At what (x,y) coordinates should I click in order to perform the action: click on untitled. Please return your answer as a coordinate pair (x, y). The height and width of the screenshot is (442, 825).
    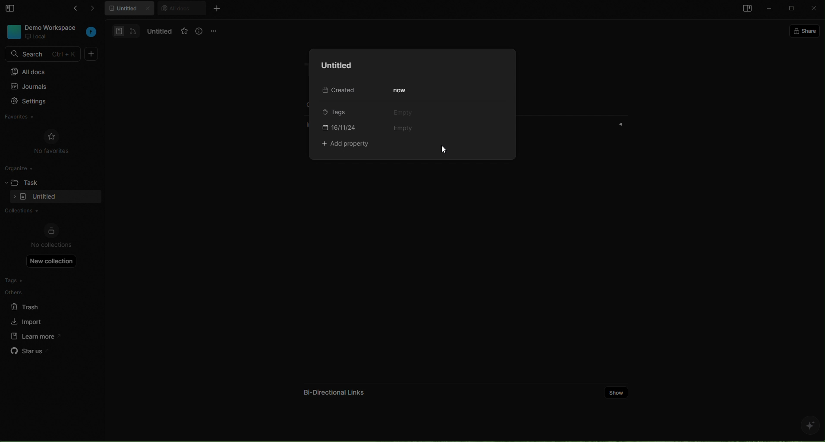
    Looking at the image, I should click on (157, 31).